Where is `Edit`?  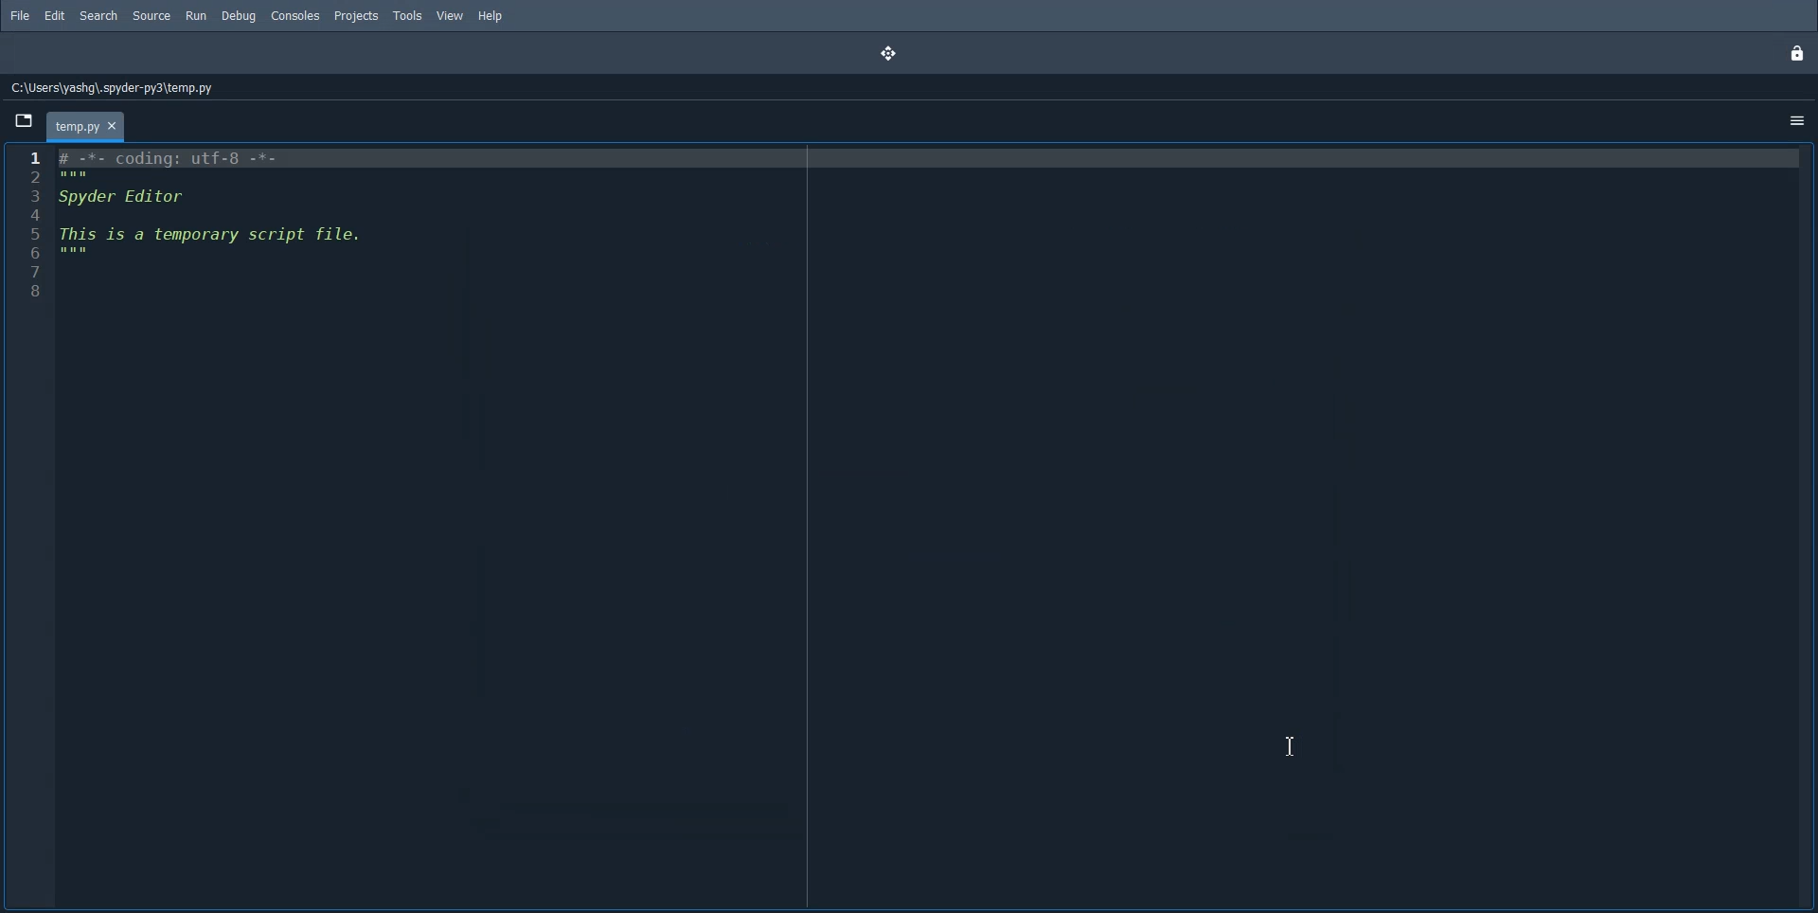 Edit is located at coordinates (54, 16).